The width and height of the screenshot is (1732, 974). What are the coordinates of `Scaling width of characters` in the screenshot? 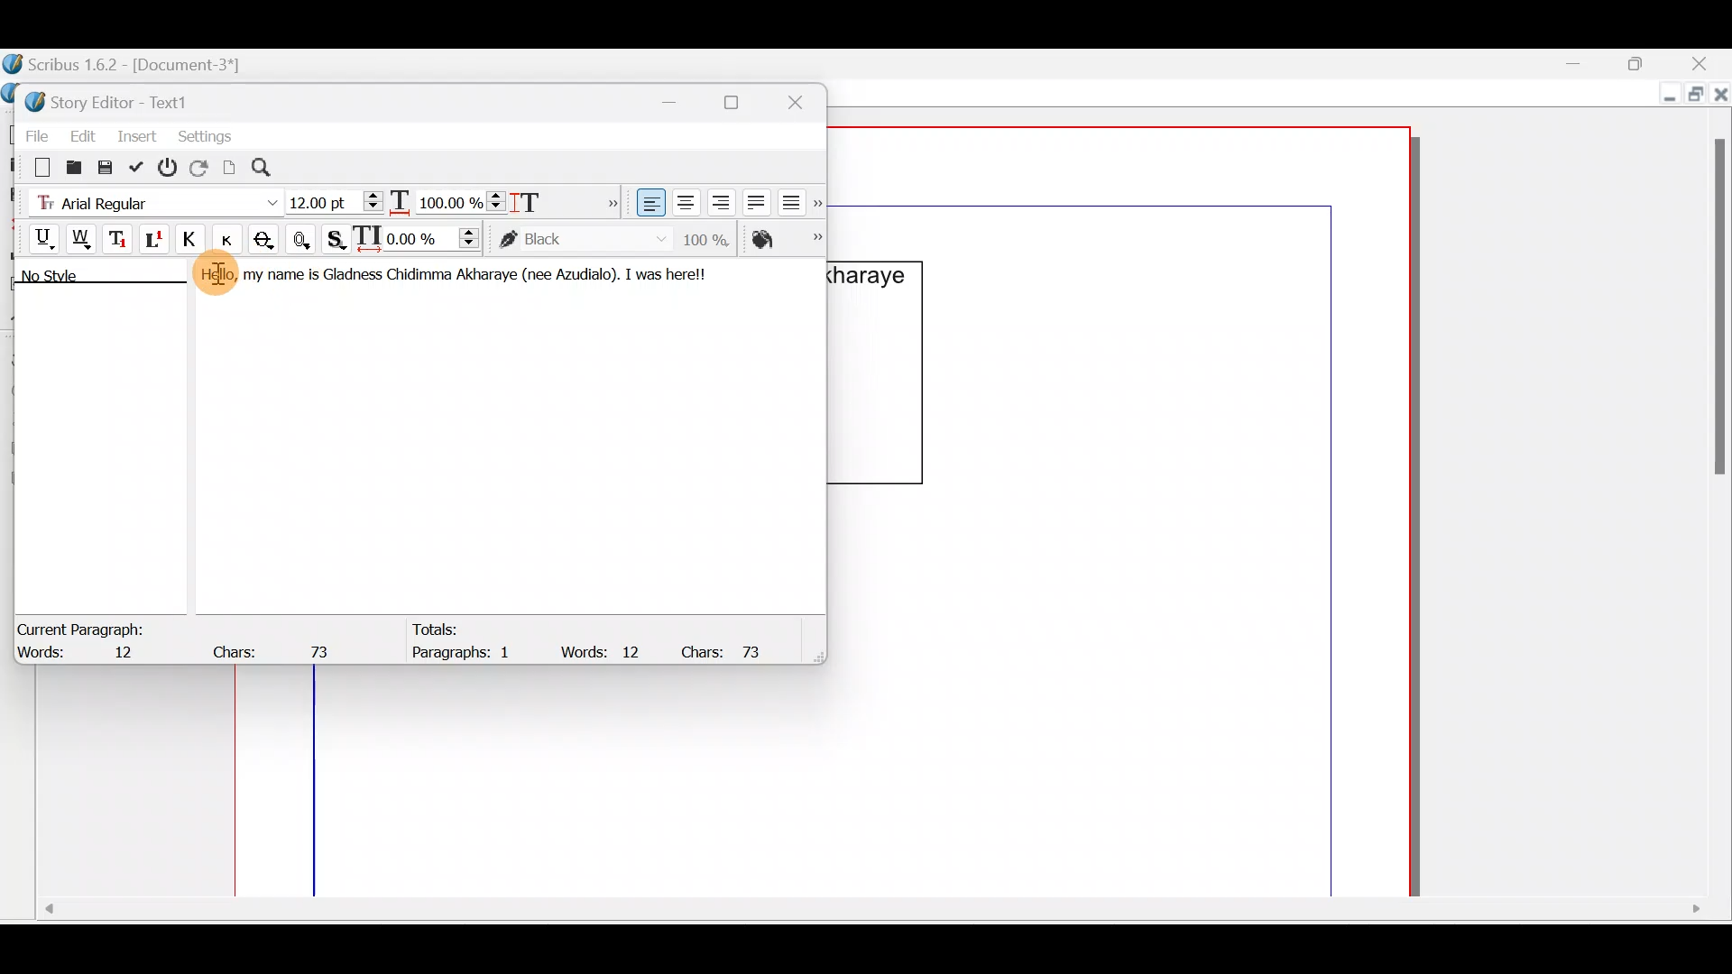 It's located at (447, 198).